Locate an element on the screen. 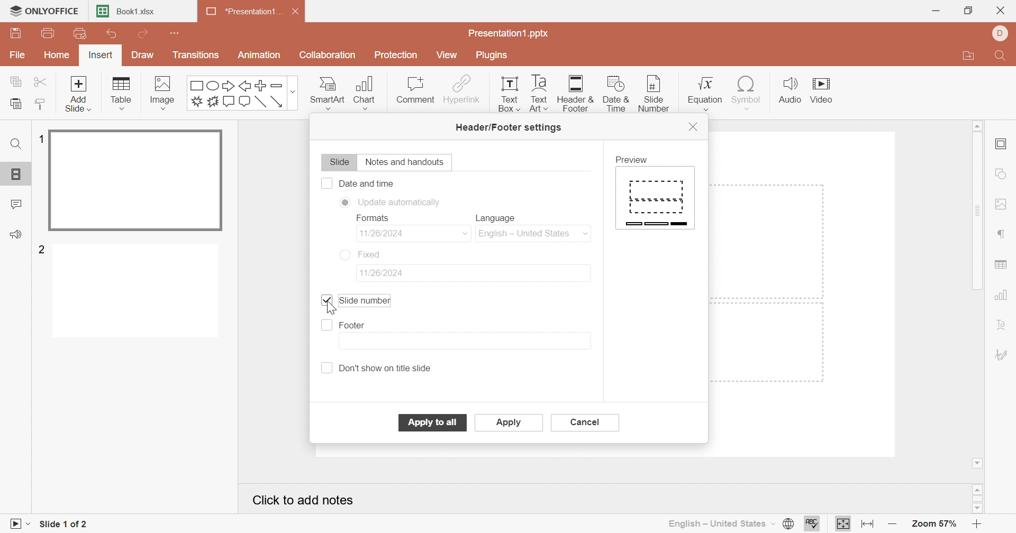 The height and width of the screenshot is (533, 1016). Fit to width is located at coordinates (868, 524).